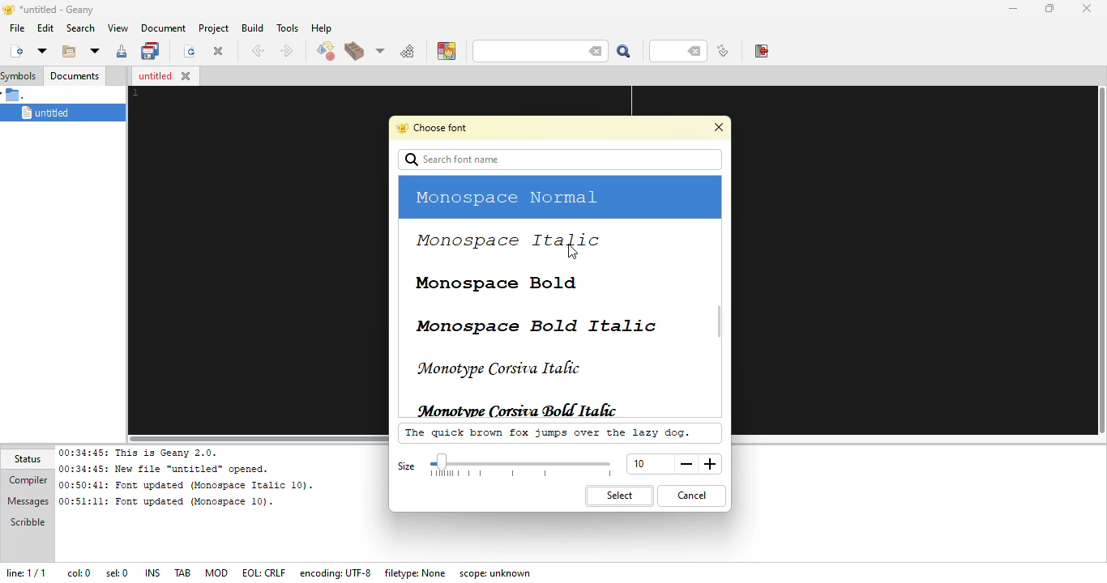 This screenshot has width=1107, height=583. I want to click on symbols, so click(20, 75).